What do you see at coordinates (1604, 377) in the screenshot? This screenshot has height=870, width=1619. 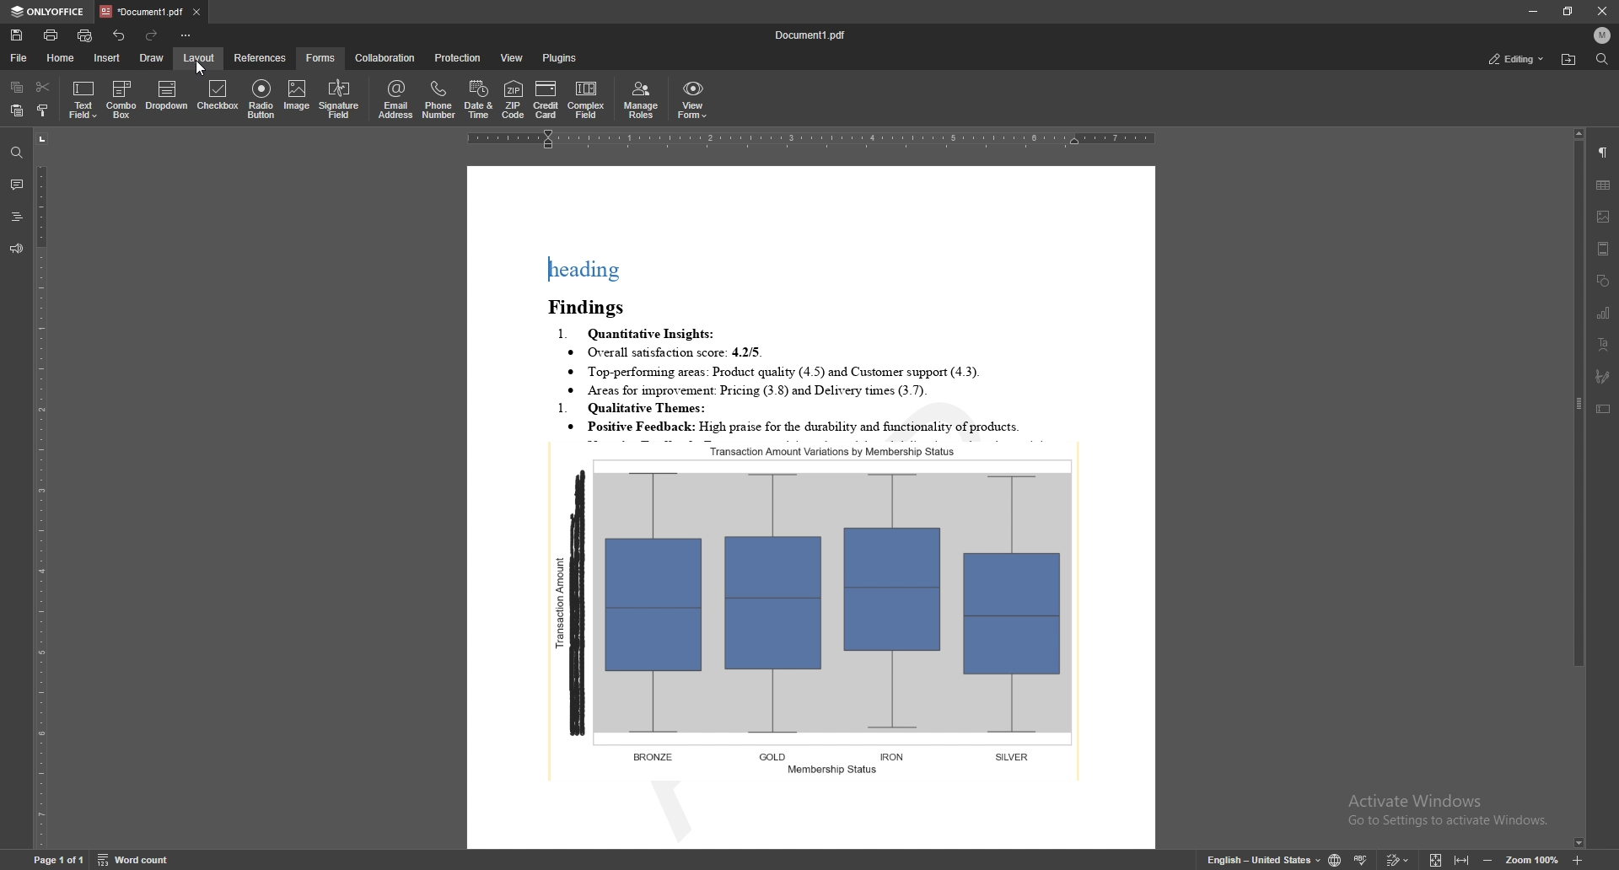 I see `signature field` at bounding box center [1604, 377].